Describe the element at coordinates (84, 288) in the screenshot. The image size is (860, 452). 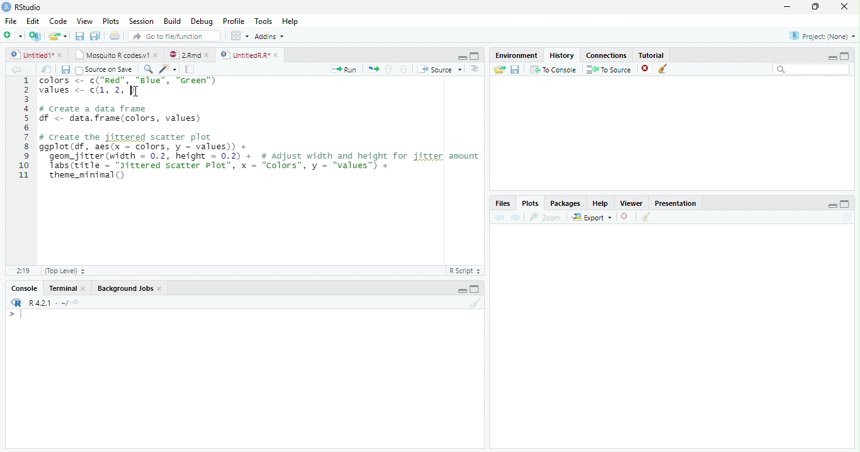
I see `close` at that location.